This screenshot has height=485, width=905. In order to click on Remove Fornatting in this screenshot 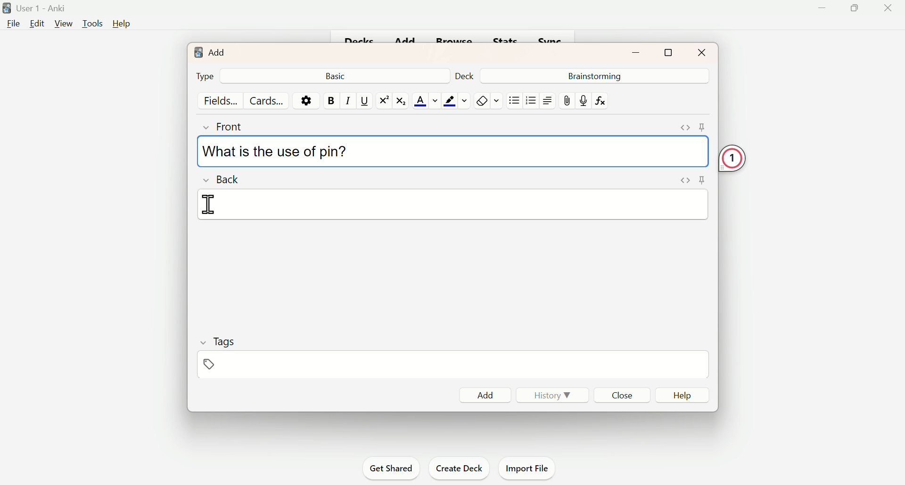, I will do `click(481, 101)`.